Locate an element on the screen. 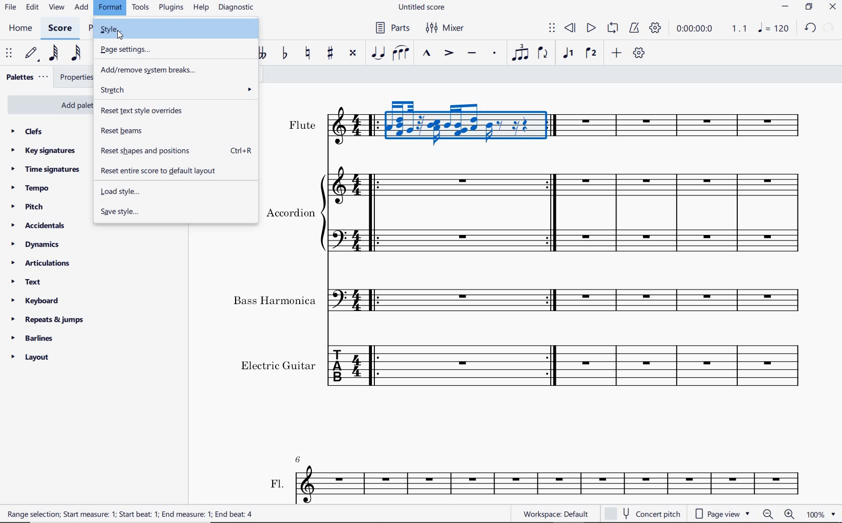  metronome is located at coordinates (634, 29).